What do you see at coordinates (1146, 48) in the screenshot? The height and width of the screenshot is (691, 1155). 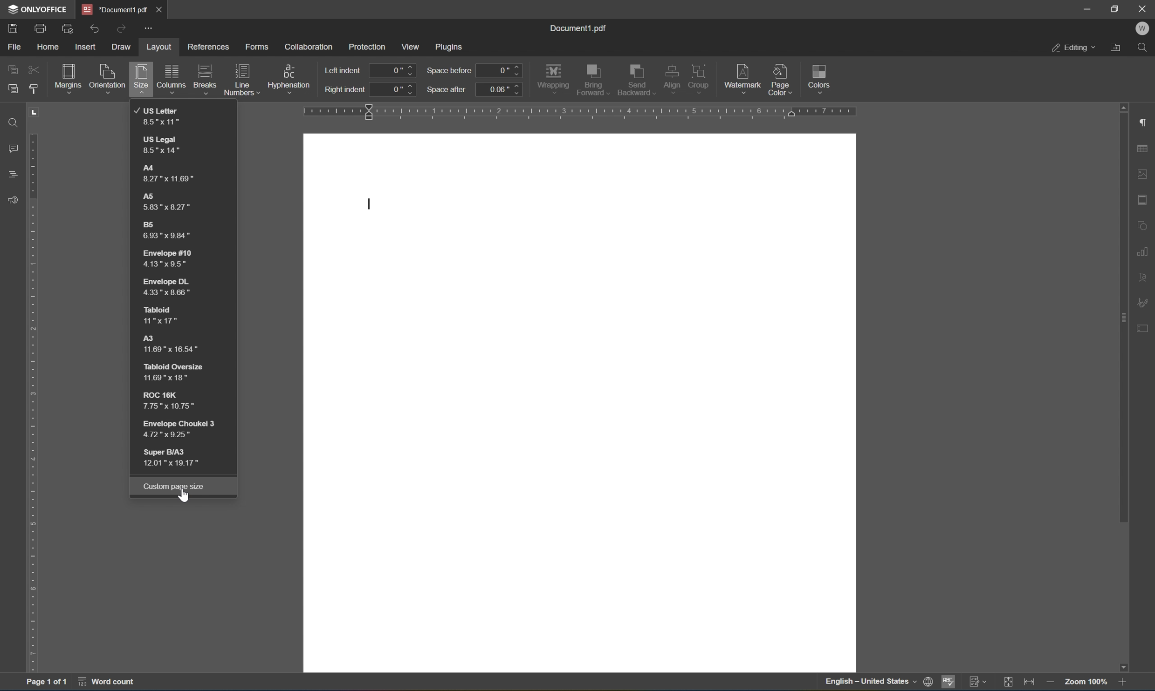 I see `Find` at bounding box center [1146, 48].